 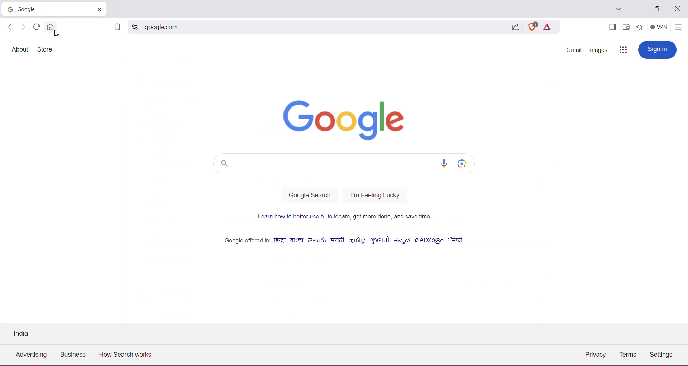 What do you see at coordinates (30, 356) in the screenshot?
I see `Advertising` at bounding box center [30, 356].